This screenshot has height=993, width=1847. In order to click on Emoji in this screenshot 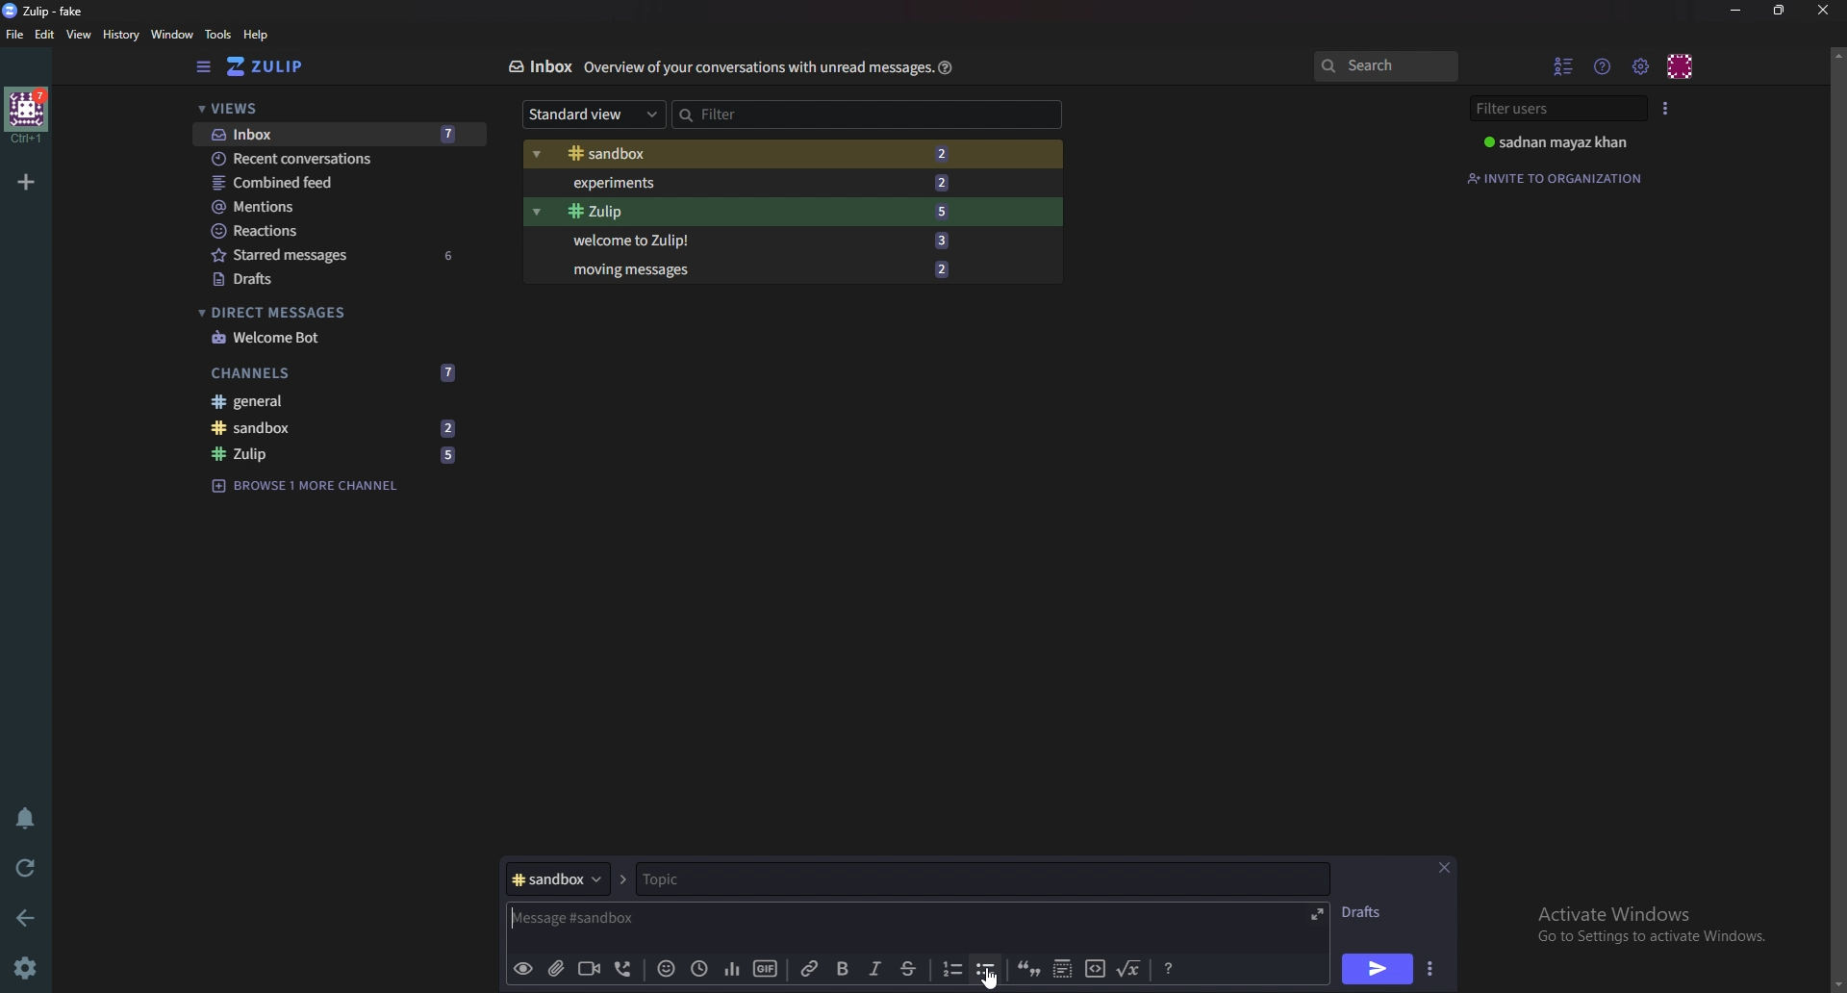, I will do `click(667, 967)`.